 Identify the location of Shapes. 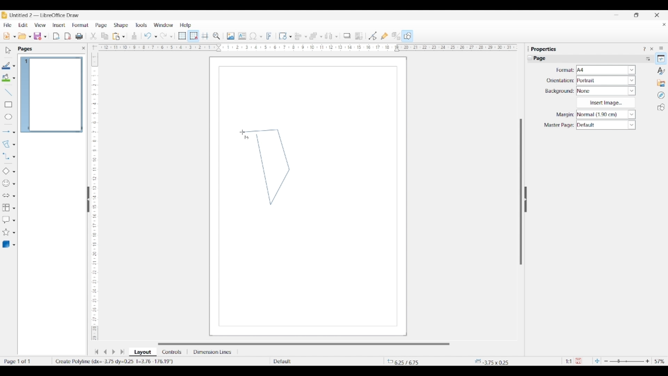
(661, 107).